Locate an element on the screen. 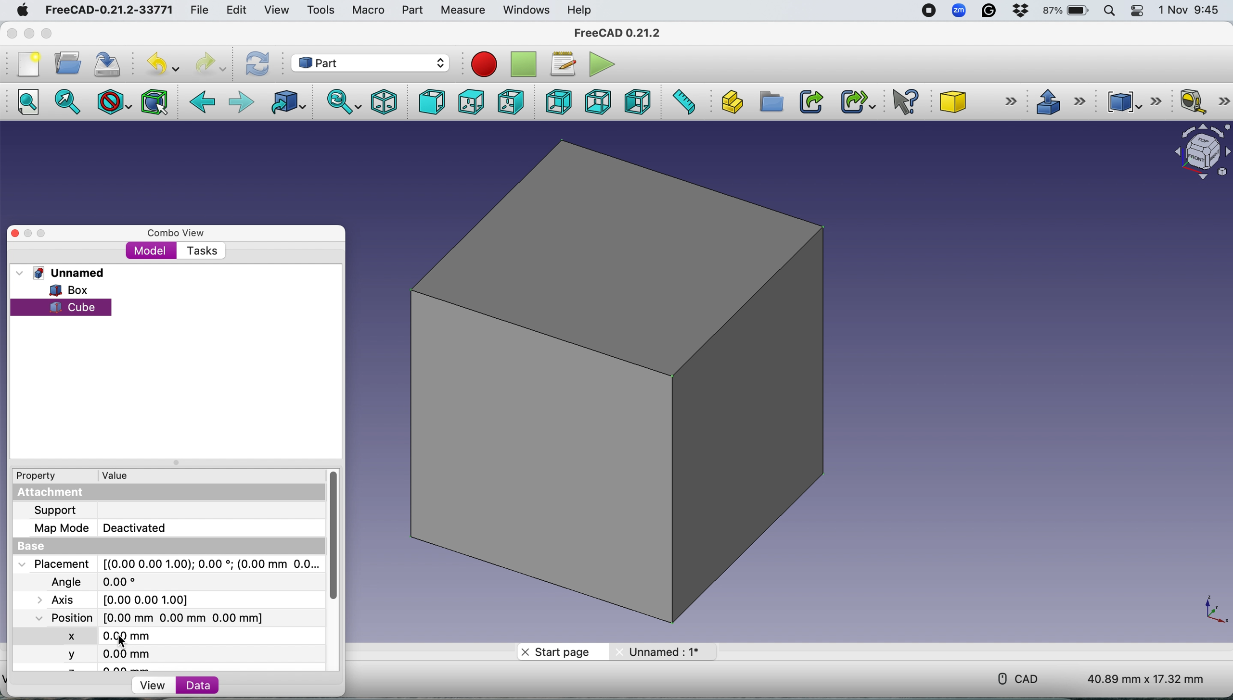 The height and width of the screenshot is (700, 1233). cube selected is located at coordinates (66, 308).